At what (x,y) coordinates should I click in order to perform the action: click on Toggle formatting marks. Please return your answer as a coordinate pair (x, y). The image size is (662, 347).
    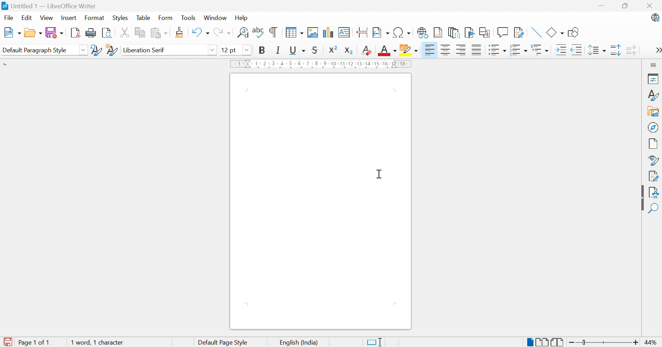
    Looking at the image, I should click on (274, 32).